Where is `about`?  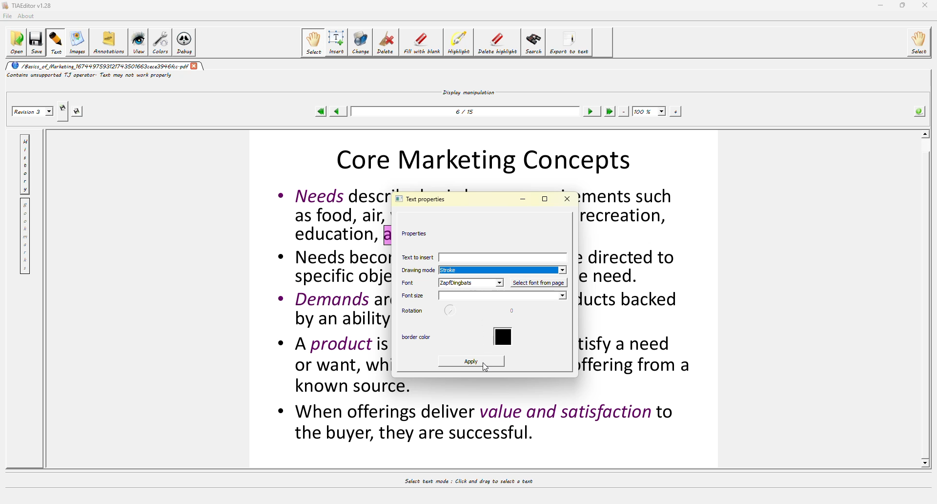 about is located at coordinates (28, 17).